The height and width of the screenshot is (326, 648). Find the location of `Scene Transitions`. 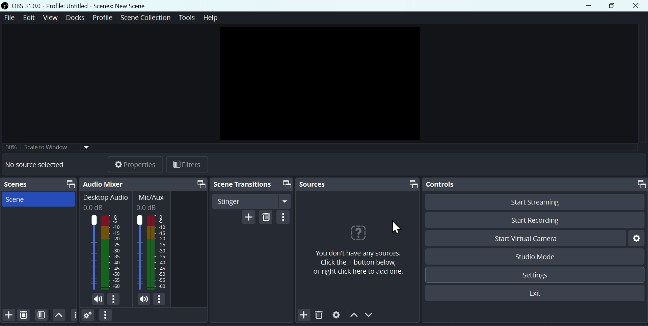

Scene Transitions is located at coordinates (241, 184).